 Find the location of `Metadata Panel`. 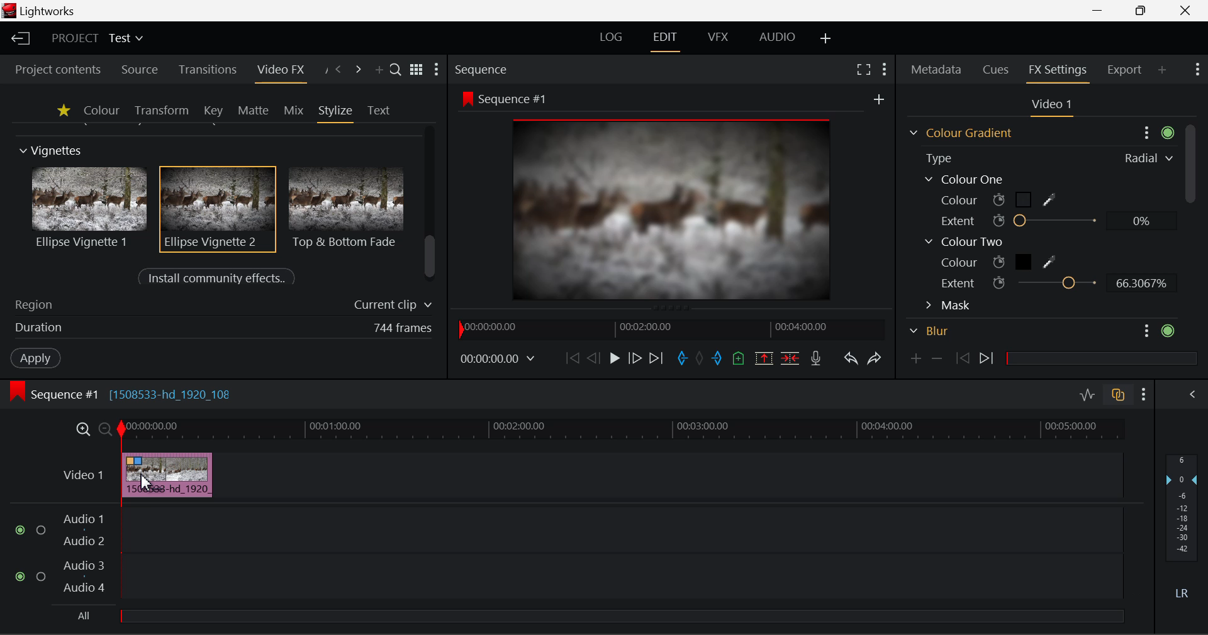

Metadata Panel is located at coordinates (935, 70).